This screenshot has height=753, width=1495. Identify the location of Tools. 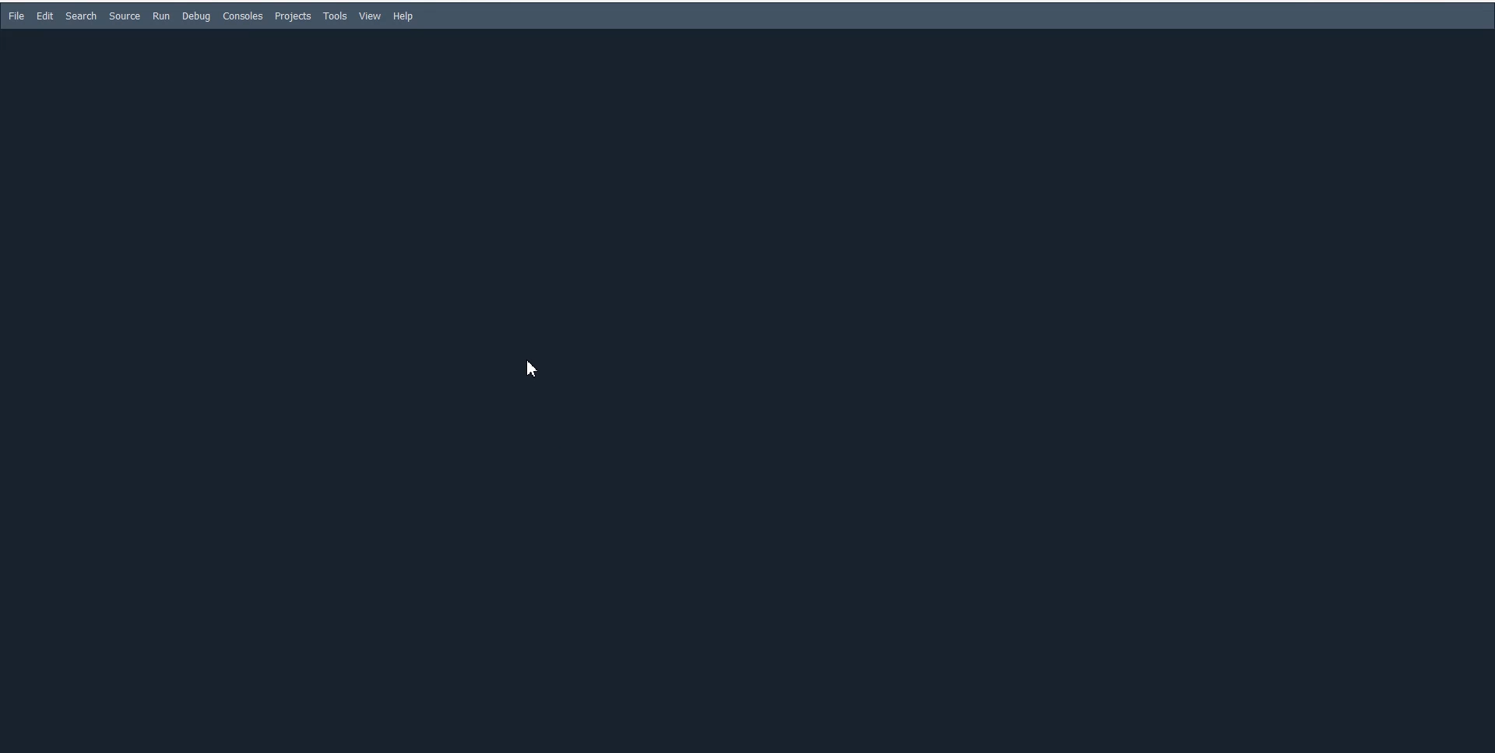
(336, 16).